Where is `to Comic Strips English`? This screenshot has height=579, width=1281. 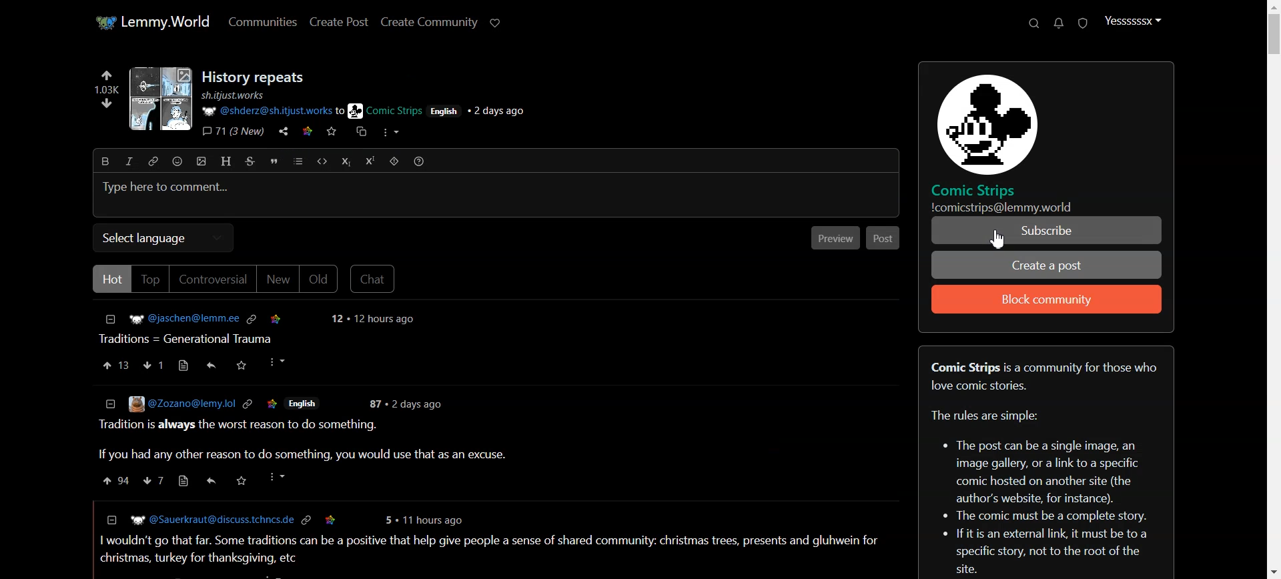
to Comic Strips English is located at coordinates (396, 111).